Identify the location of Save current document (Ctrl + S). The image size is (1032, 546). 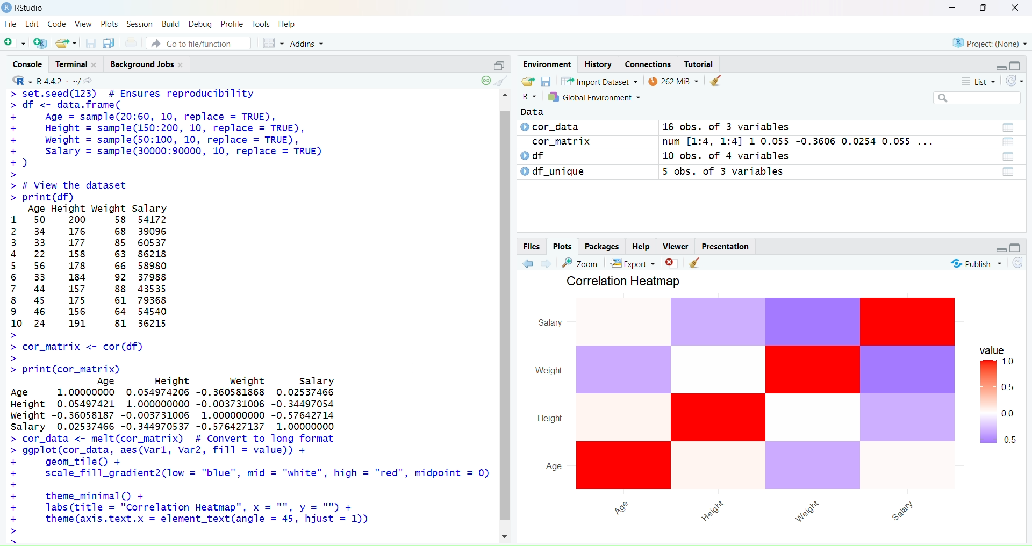
(90, 43).